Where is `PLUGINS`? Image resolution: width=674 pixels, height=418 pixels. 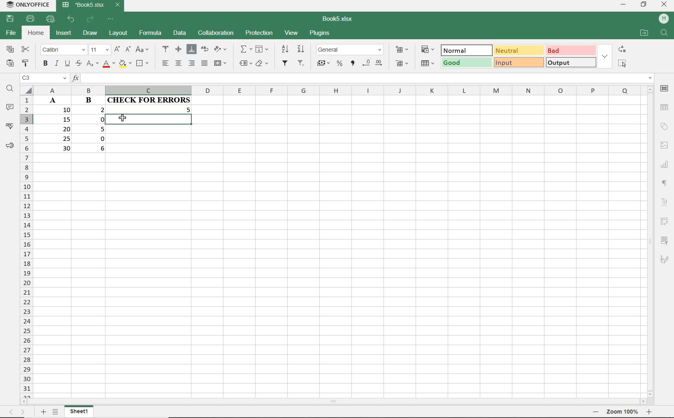 PLUGINS is located at coordinates (319, 34).